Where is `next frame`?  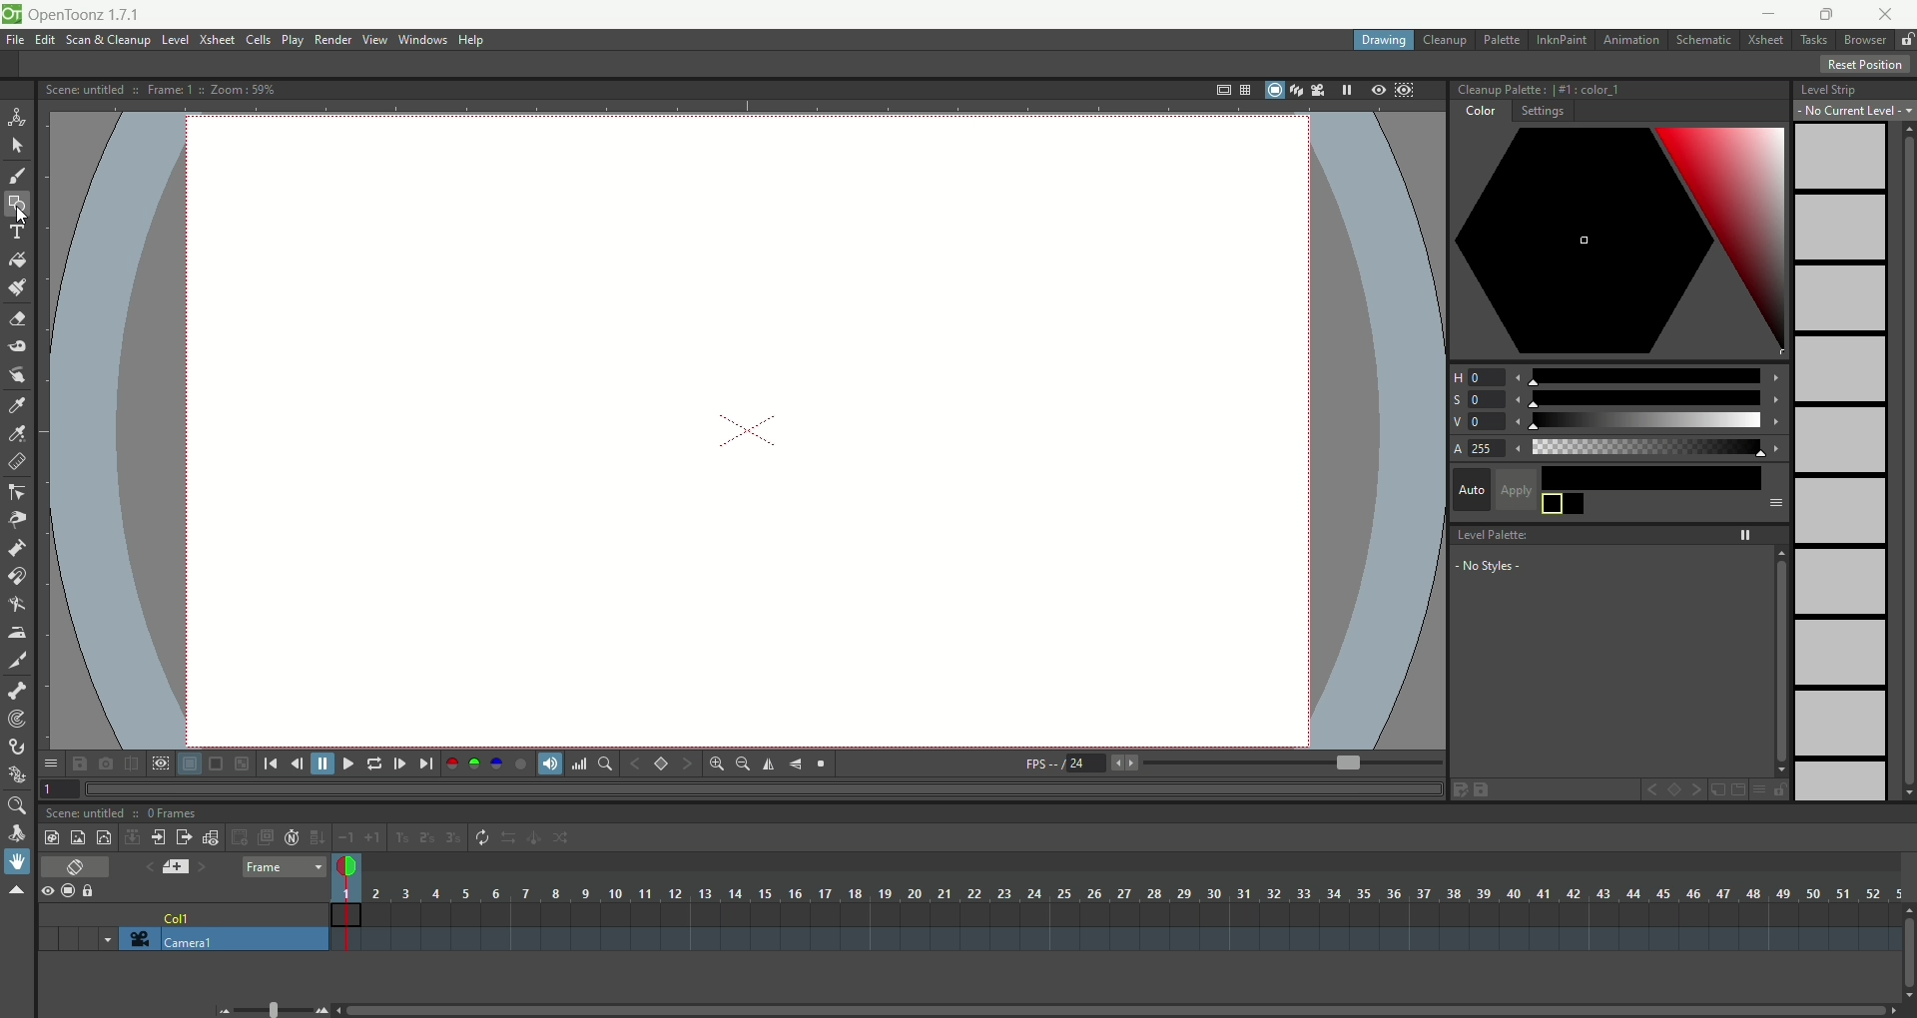
next frame is located at coordinates (398, 763).